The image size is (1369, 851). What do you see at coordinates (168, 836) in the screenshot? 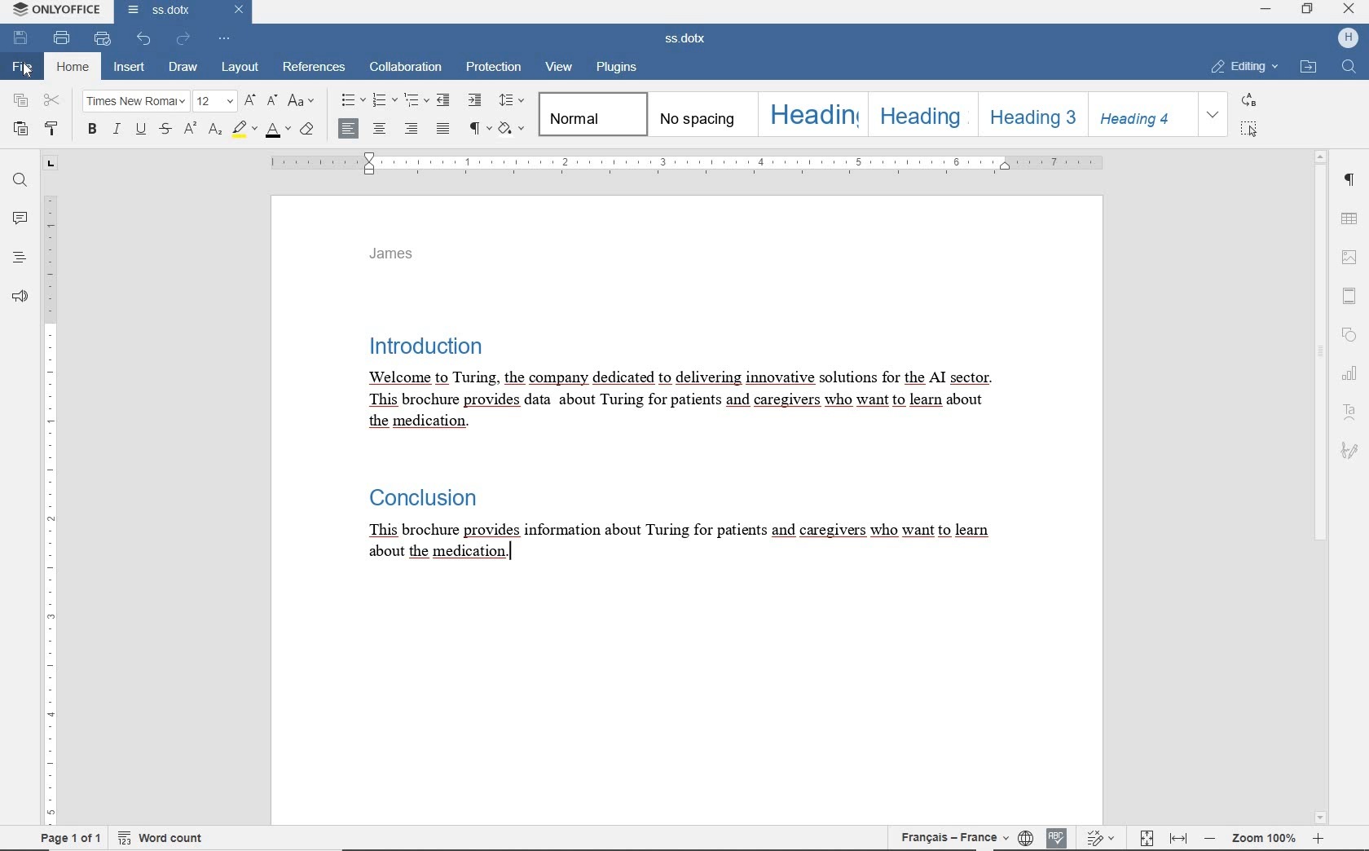
I see `WORD COUNT` at bounding box center [168, 836].